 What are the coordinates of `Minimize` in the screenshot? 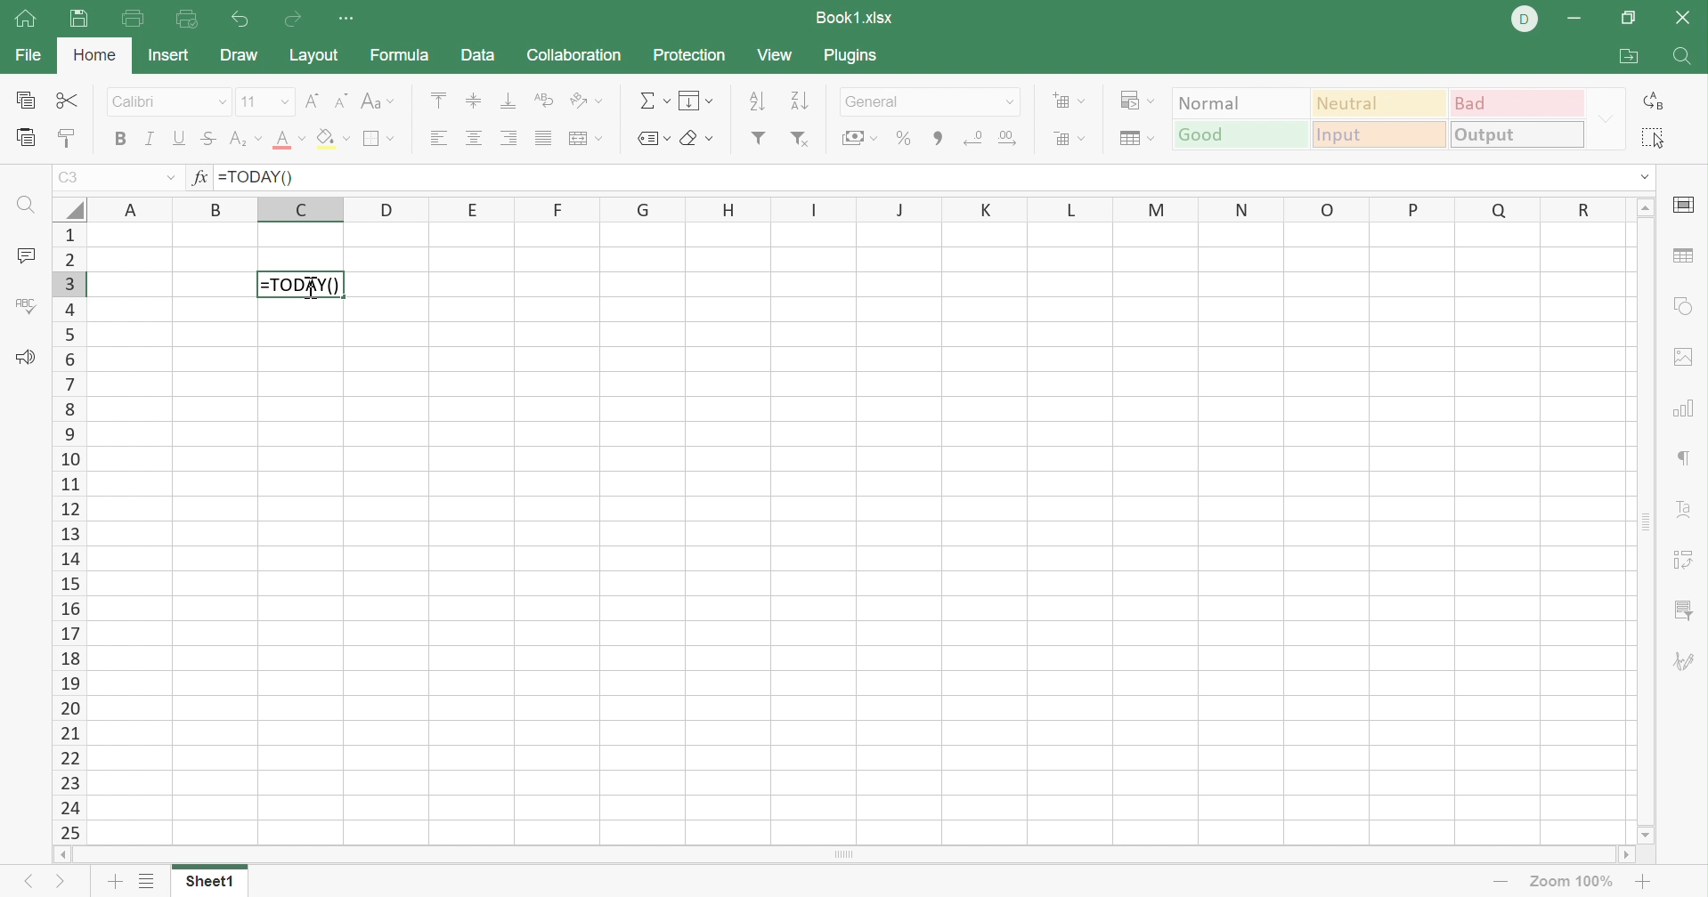 It's located at (1573, 20).